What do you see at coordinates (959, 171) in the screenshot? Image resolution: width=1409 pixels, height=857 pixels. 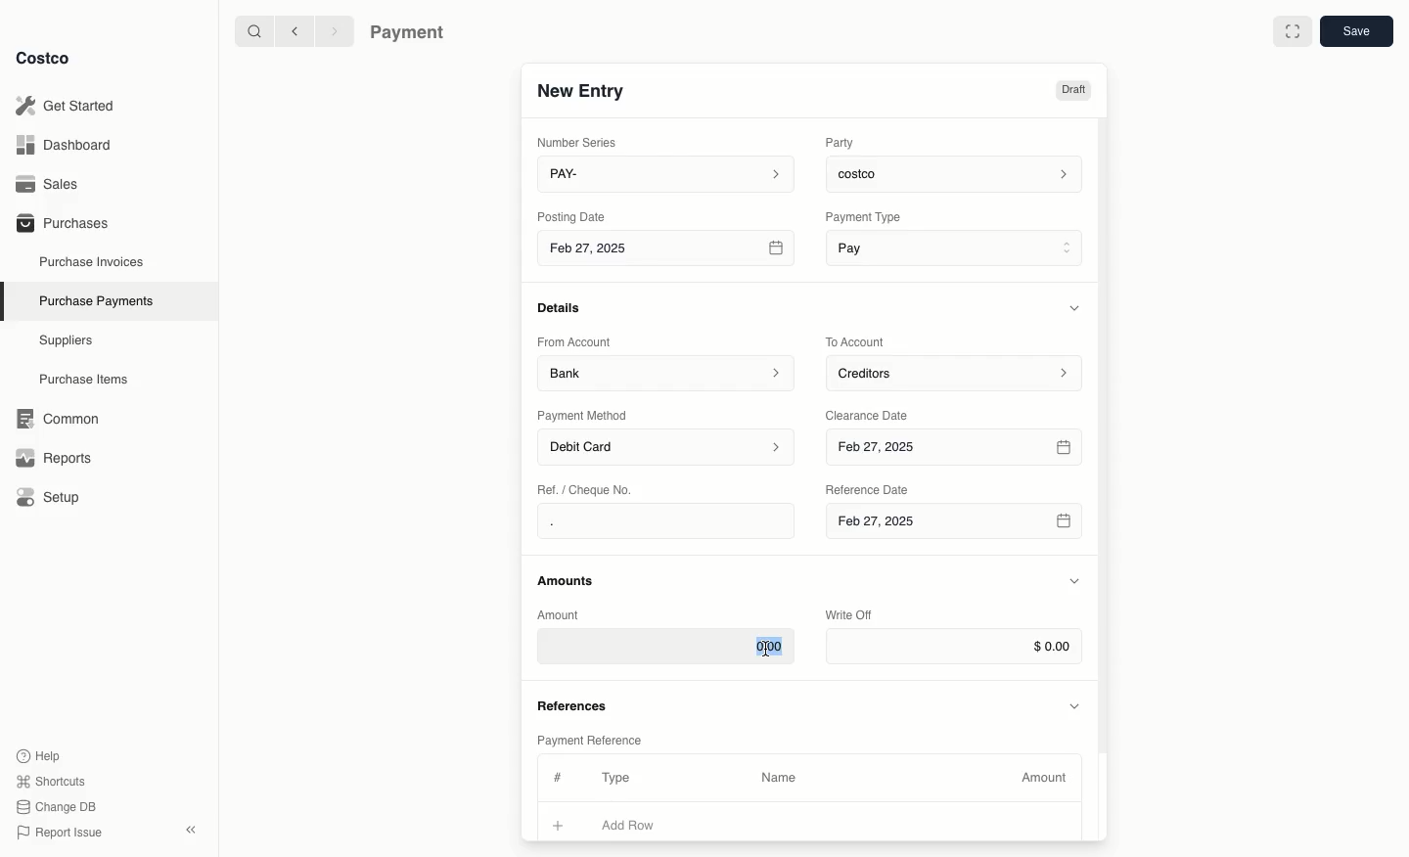 I see `costco` at bounding box center [959, 171].